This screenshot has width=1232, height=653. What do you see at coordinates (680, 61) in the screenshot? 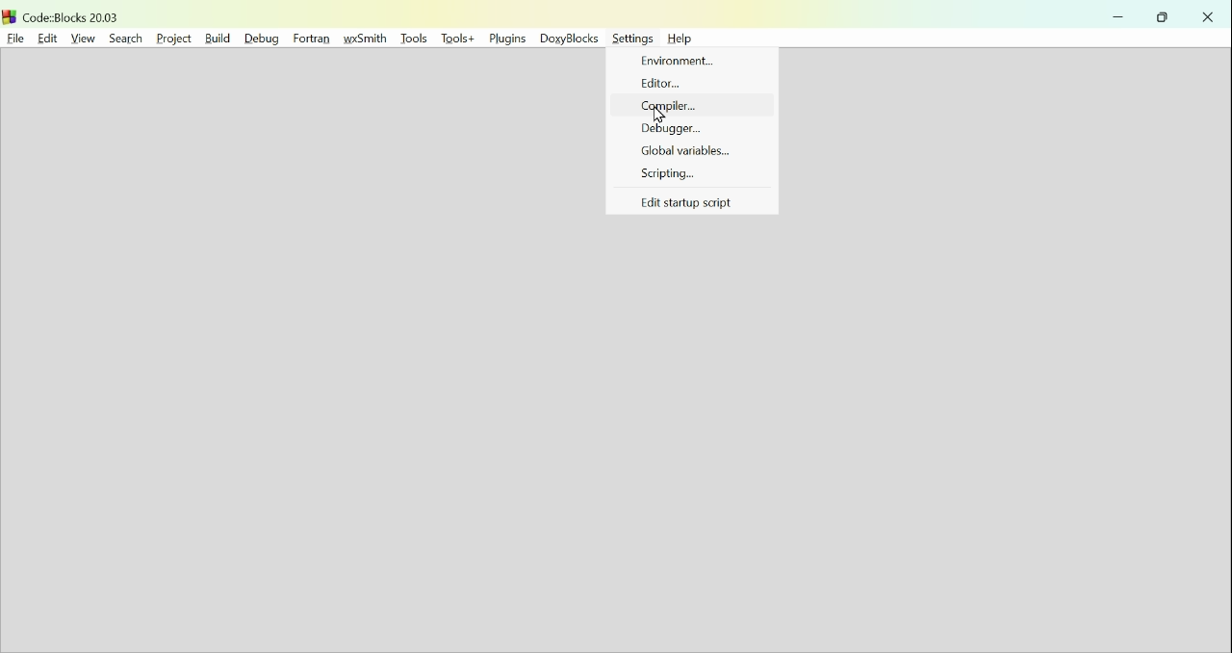
I see `Environment` at bounding box center [680, 61].